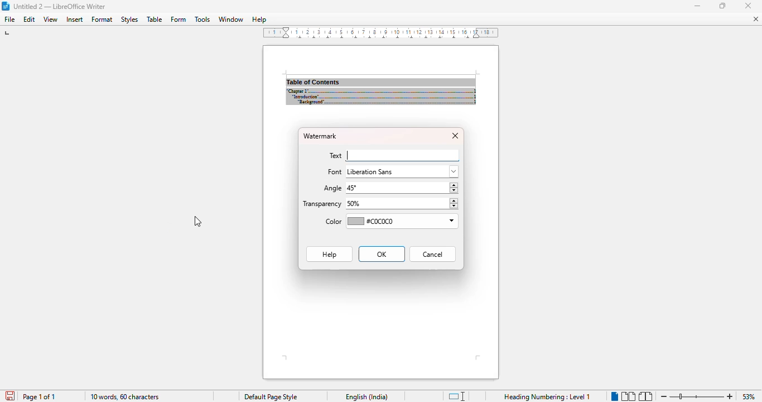 The height and width of the screenshot is (402, 762). I want to click on logo, so click(6, 6).